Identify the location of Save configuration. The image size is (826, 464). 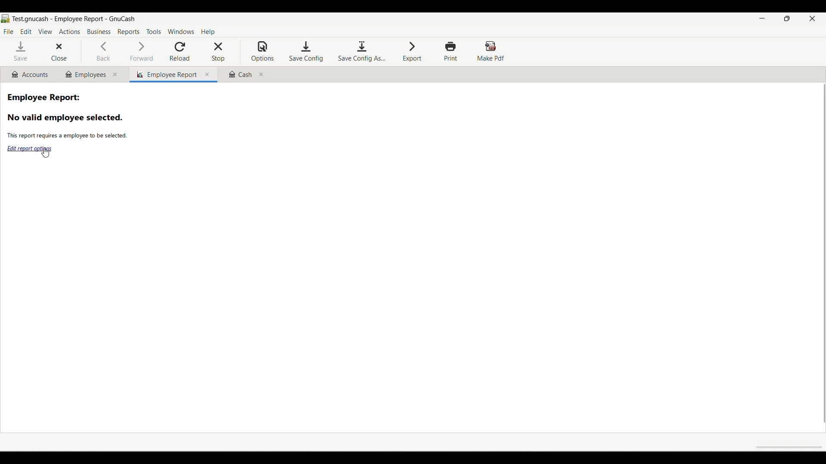
(305, 52).